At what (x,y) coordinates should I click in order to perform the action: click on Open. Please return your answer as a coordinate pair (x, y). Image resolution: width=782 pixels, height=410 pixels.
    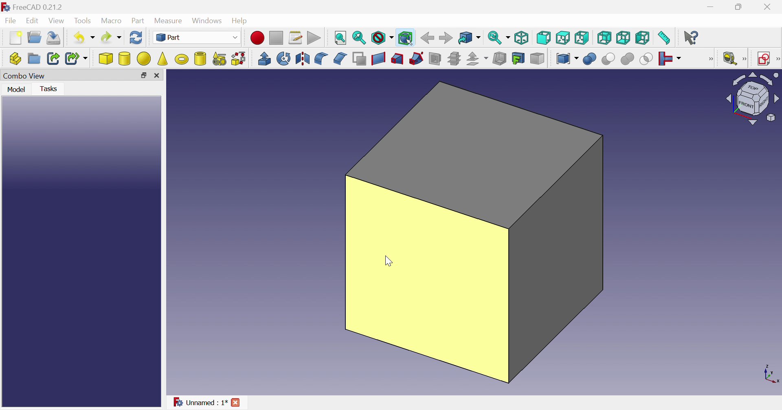
    Looking at the image, I should click on (35, 37).